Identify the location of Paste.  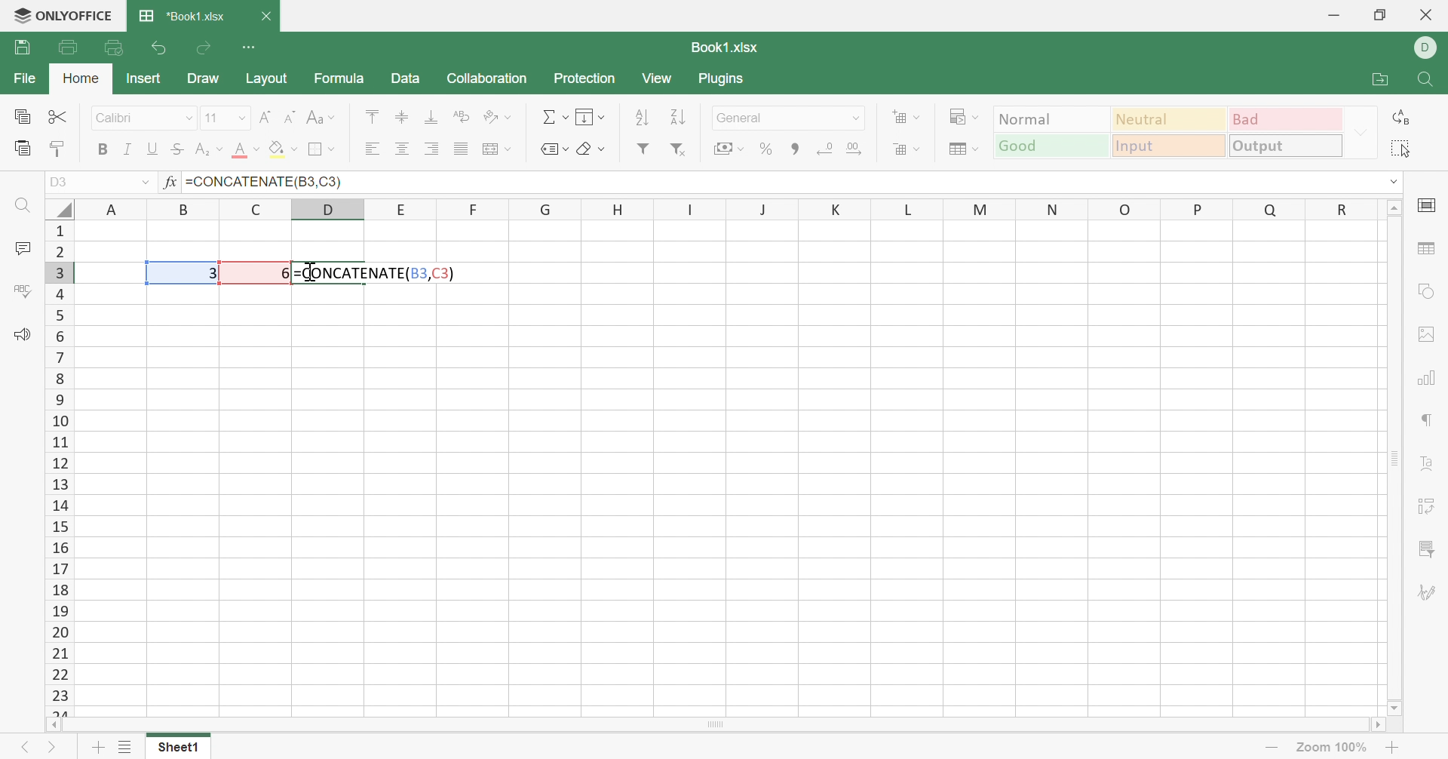
(23, 151).